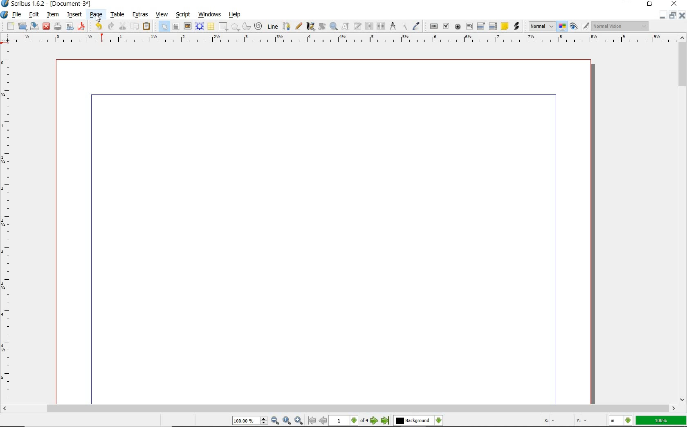 This screenshot has width=687, height=427. I want to click on Zoom Out, so click(275, 420).